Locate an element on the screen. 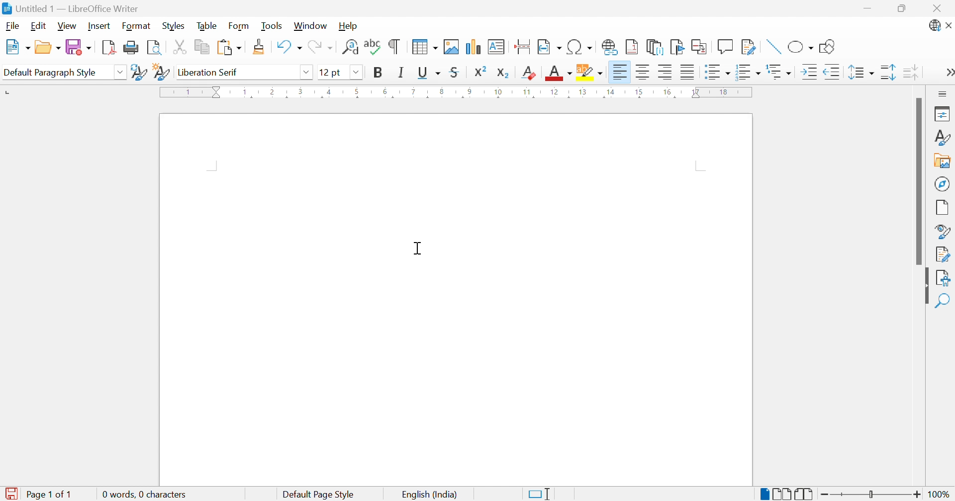 This screenshot has height=501, width=955. View is located at coordinates (68, 25).